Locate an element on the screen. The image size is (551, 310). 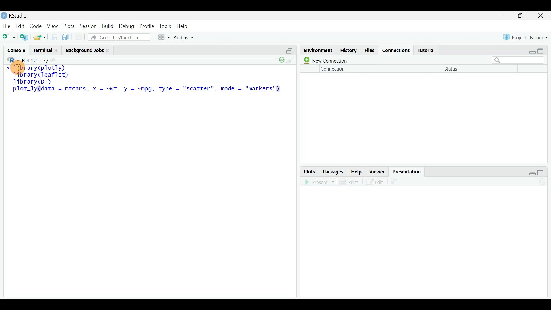
Go to file/function is located at coordinates (119, 38).